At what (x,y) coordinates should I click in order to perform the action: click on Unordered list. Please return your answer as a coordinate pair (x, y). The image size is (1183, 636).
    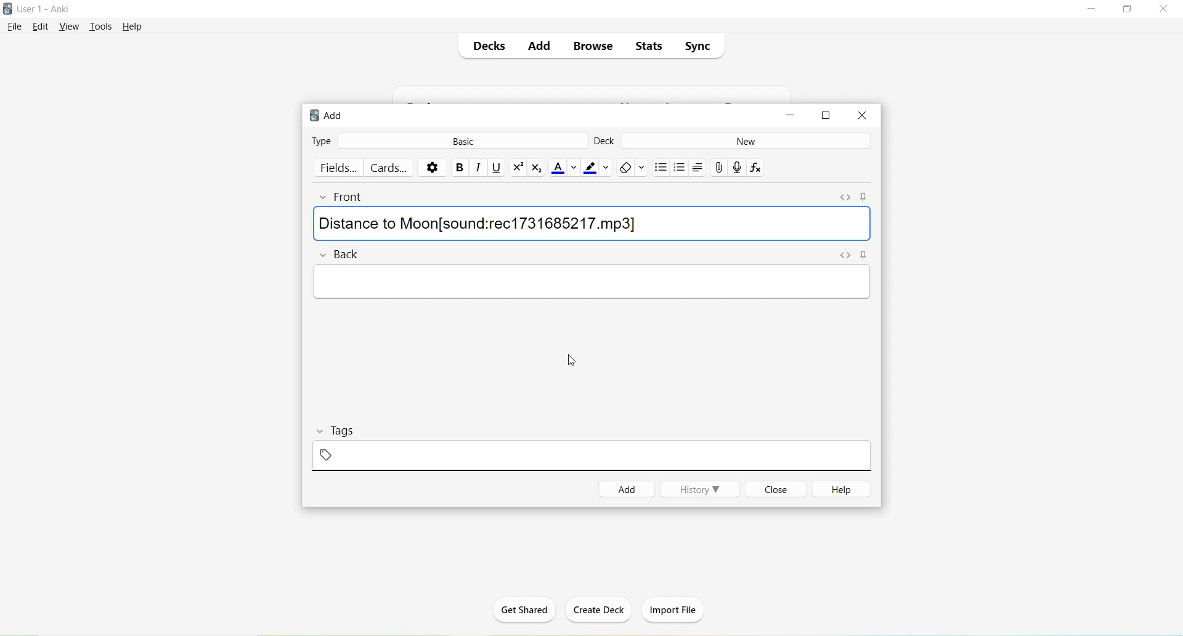
    Looking at the image, I should click on (660, 168).